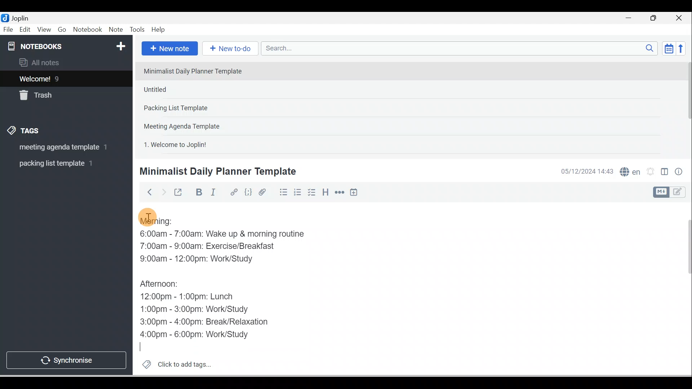 This screenshot has width=692, height=389. Describe the element at coordinates (174, 363) in the screenshot. I see `Click to add tags` at that location.